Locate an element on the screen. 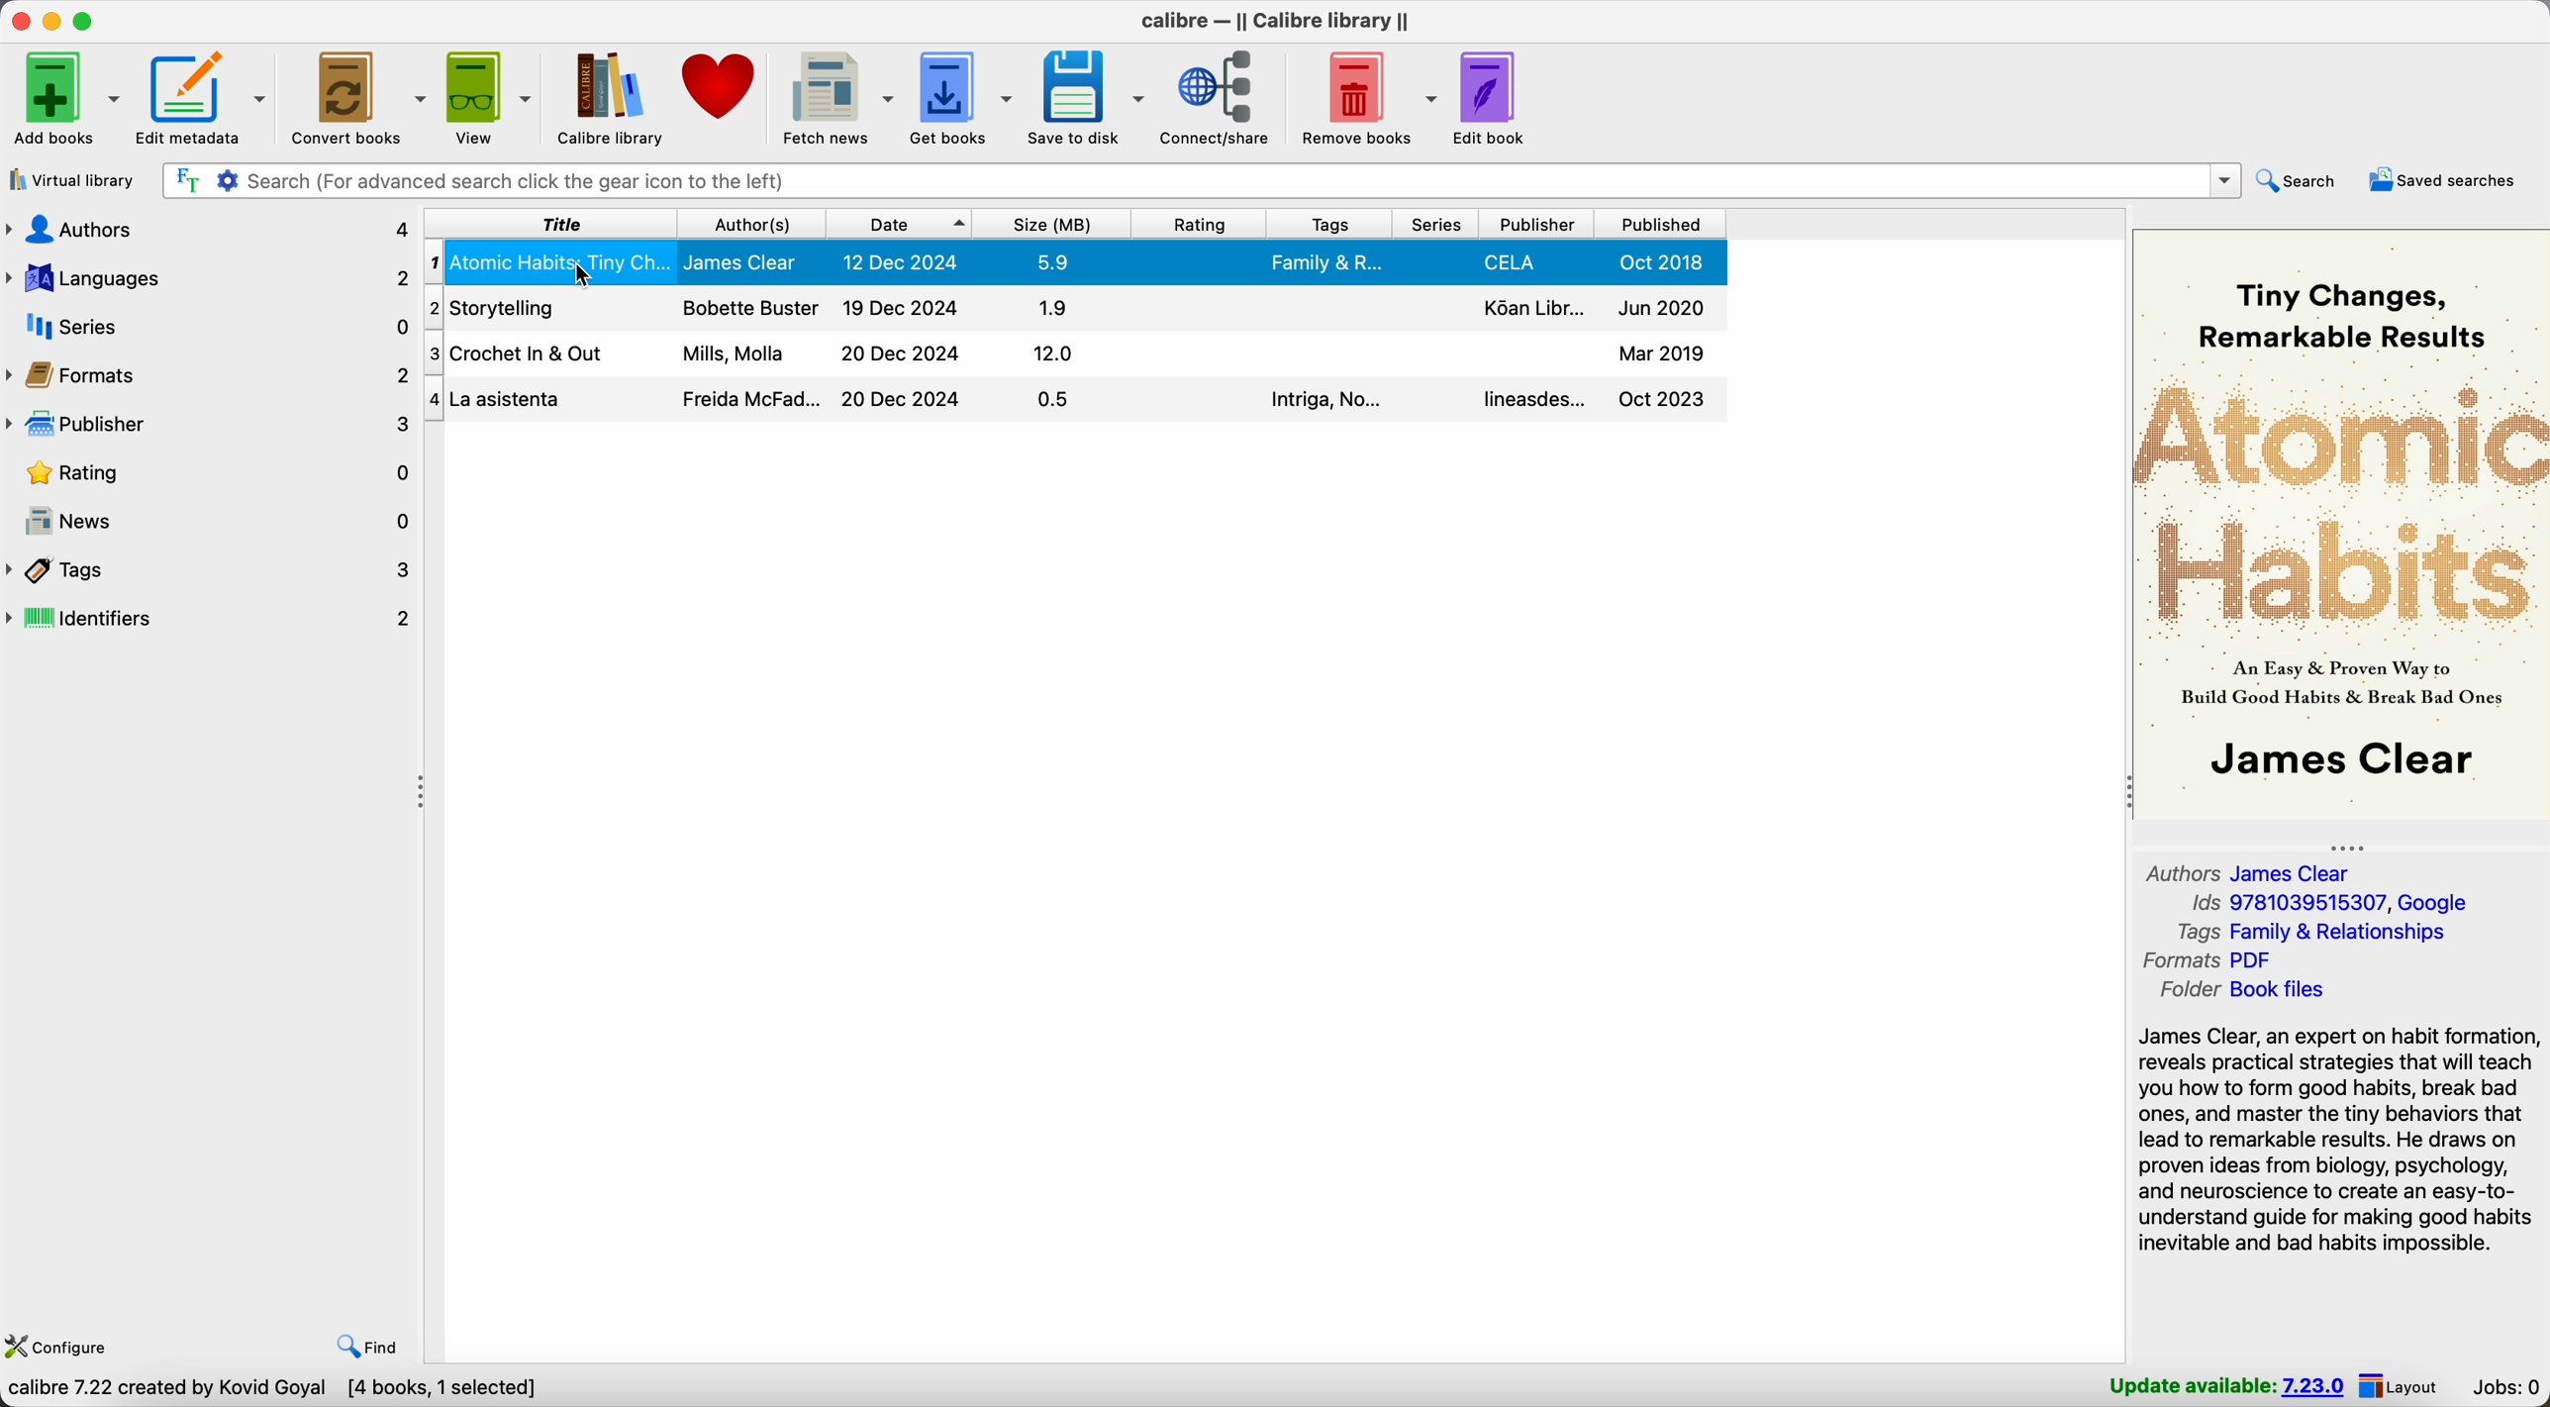 Image resolution: width=2550 pixels, height=1407 pixels. storytelling book details is located at coordinates (1072, 307).